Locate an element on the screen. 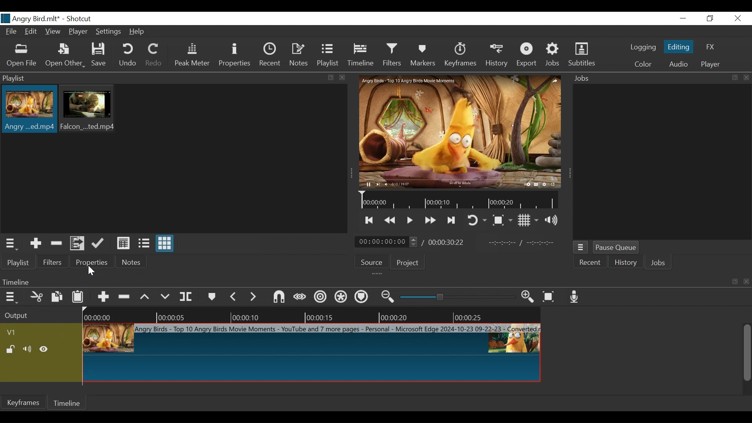  Split at playhead is located at coordinates (187, 297).